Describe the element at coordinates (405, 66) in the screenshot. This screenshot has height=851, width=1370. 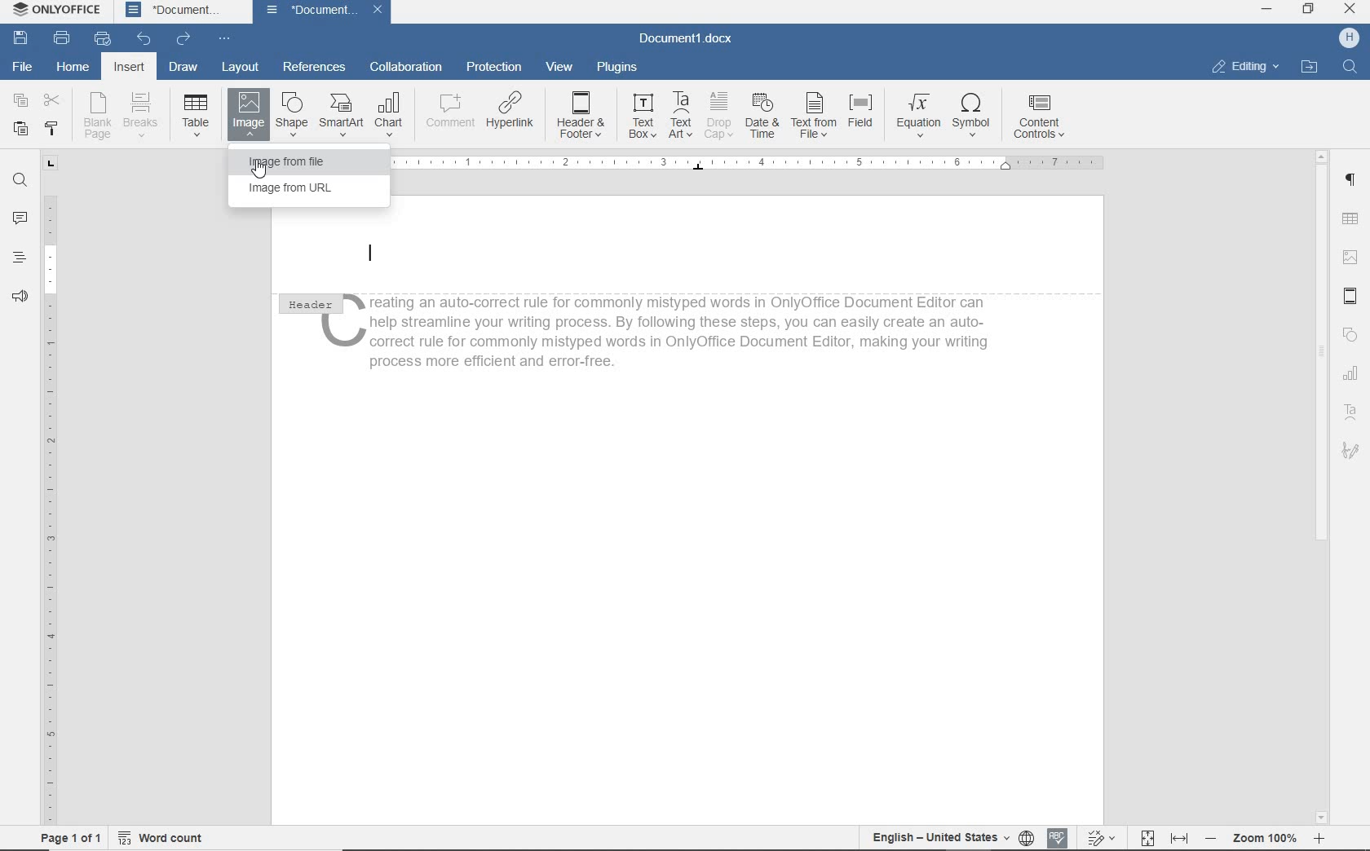
I see `COLLABORATION` at that location.